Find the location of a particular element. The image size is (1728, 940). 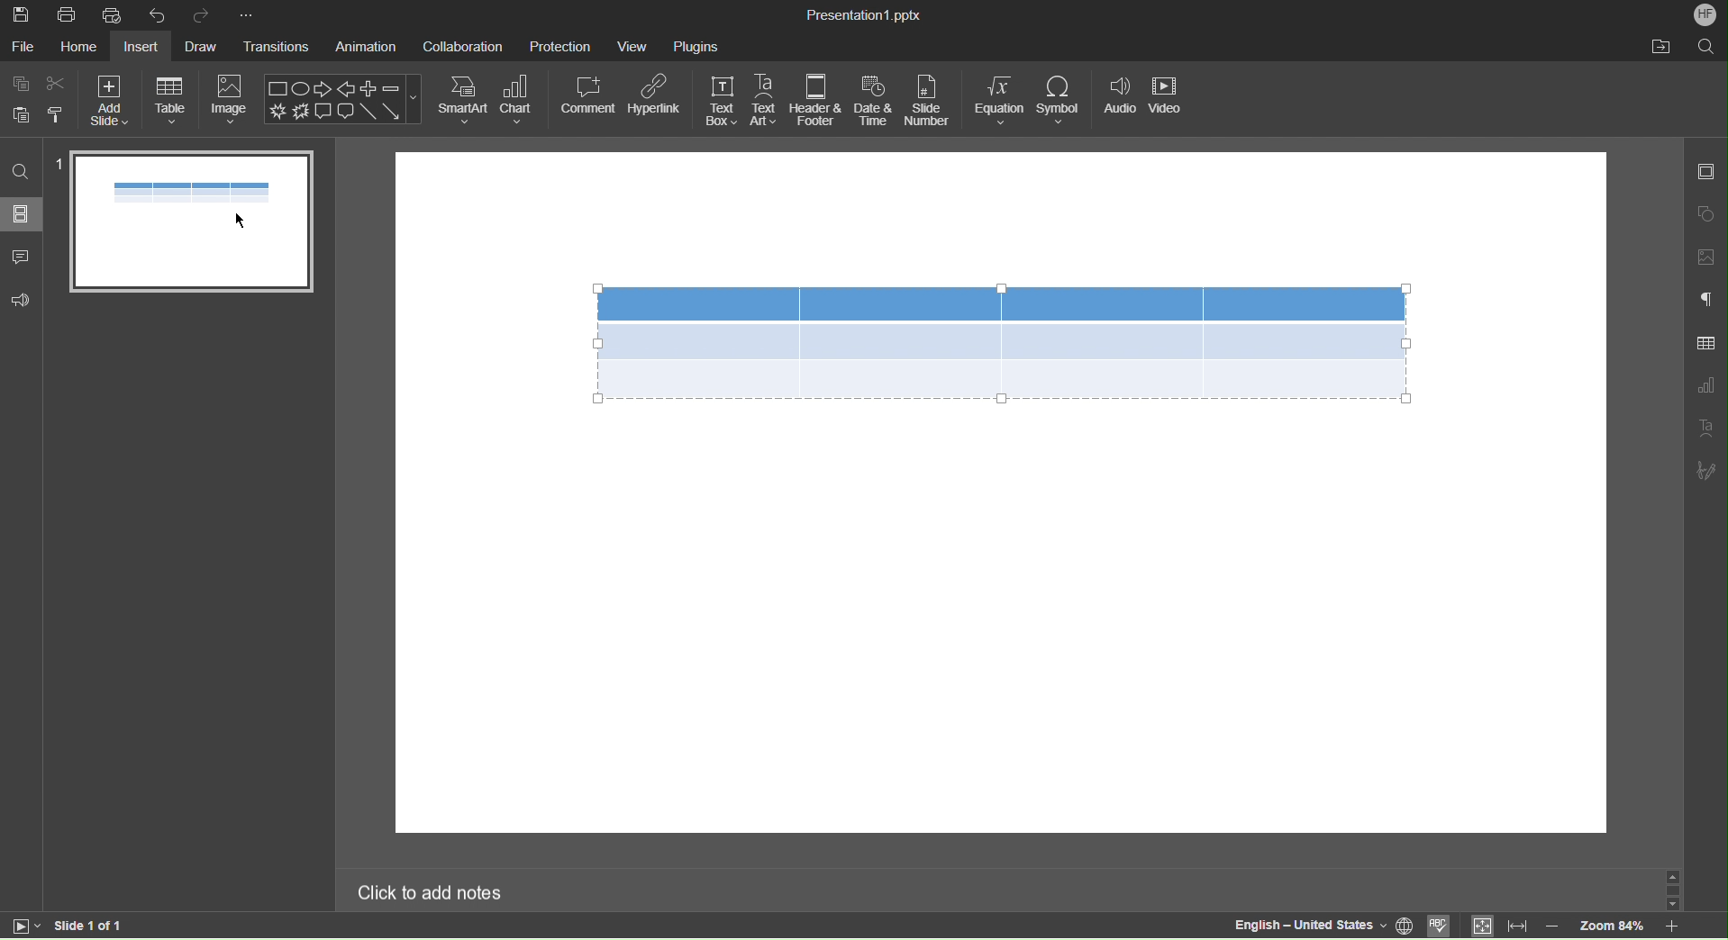

Audio is located at coordinates (1120, 100).